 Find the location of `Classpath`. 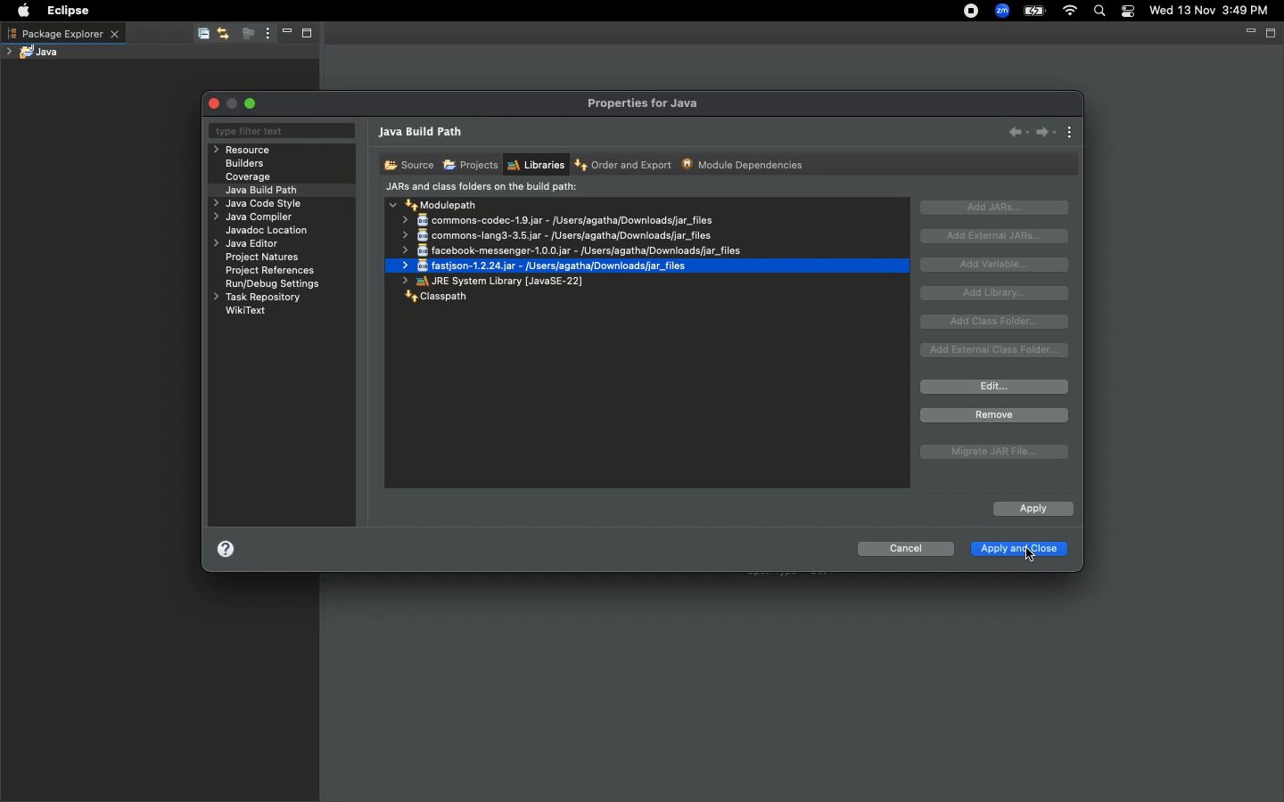

Classpath is located at coordinates (436, 297).